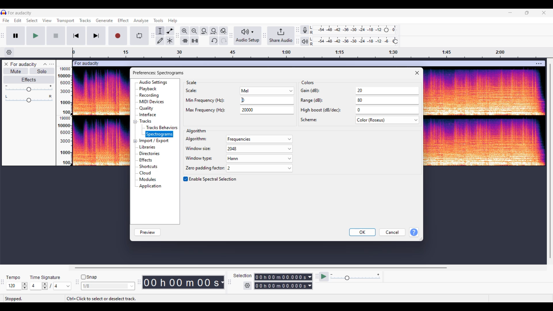 The image size is (553, 311). What do you see at coordinates (141, 21) in the screenshot?
I see `Analyze menu` at bounding box center [141, 21].